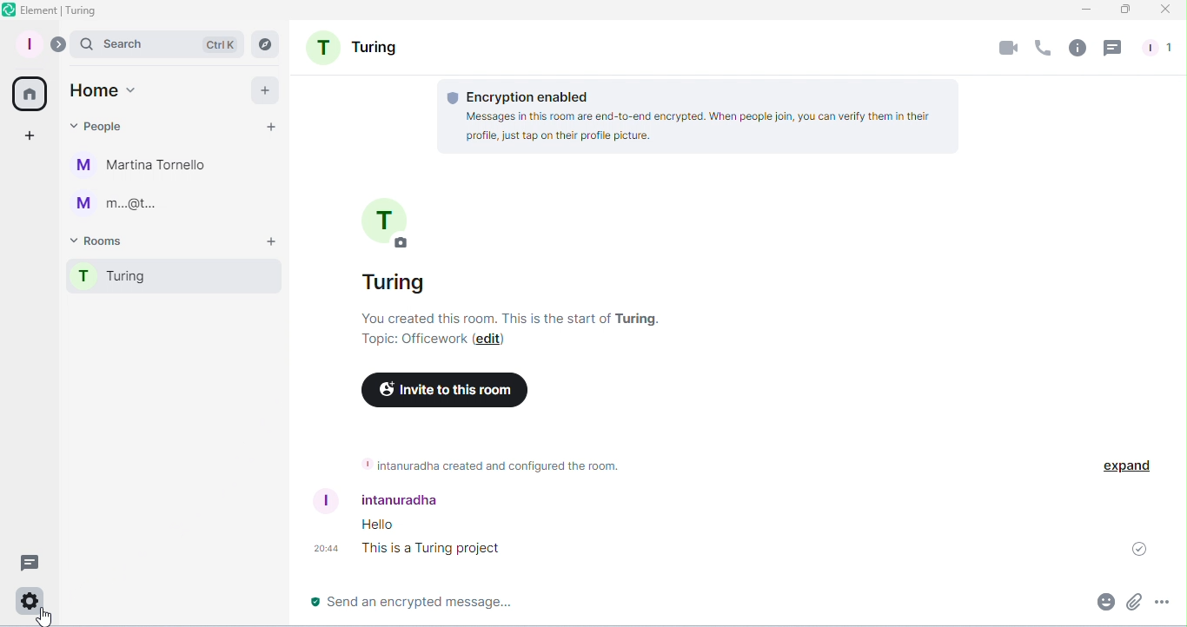 The width and height of the screenshot is (1187, 627). Describe the element at coordinates (1146, 546) in the screenshot. I see `Message sent` at that location.